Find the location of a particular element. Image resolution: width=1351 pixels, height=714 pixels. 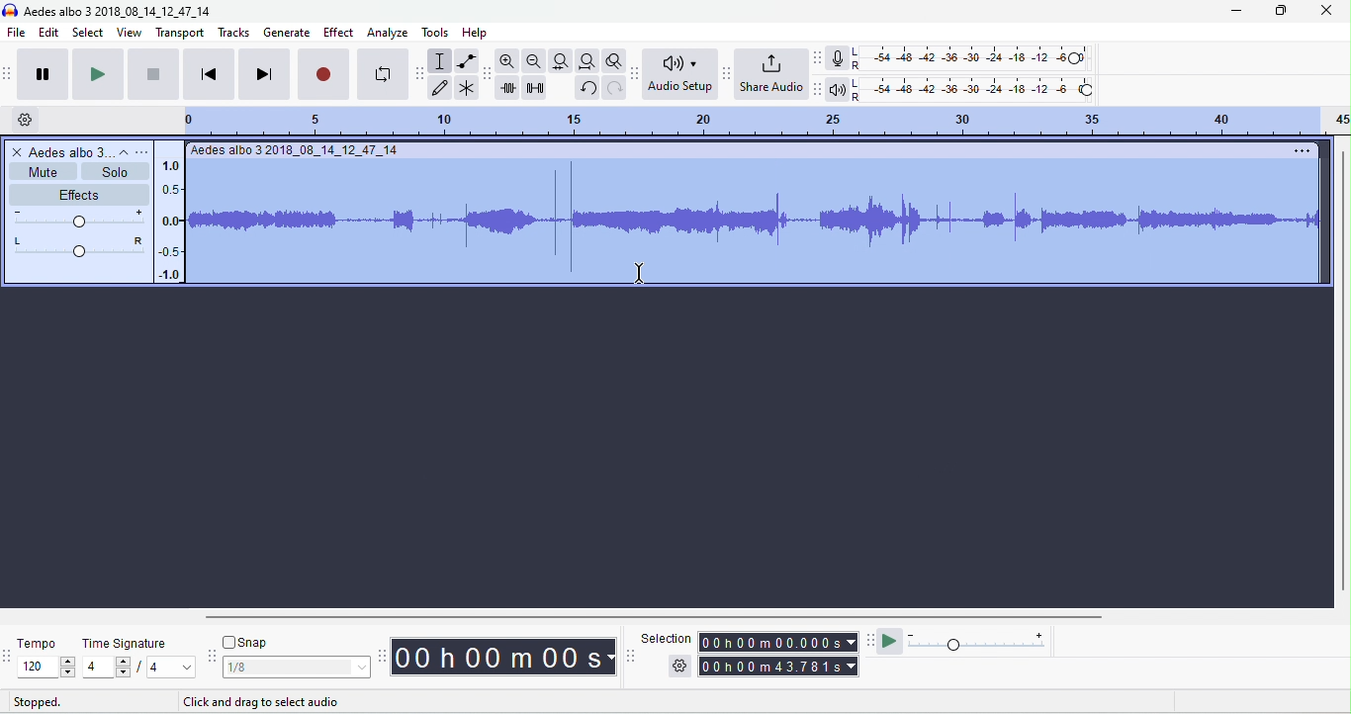

playback speed is located at coordinates (980, 642).